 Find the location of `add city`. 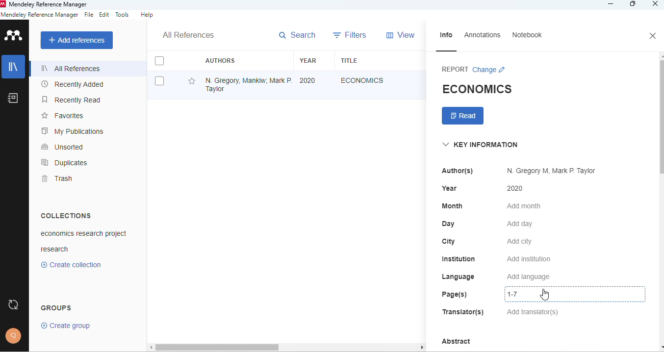

add city is located at coordinates (520, 242).